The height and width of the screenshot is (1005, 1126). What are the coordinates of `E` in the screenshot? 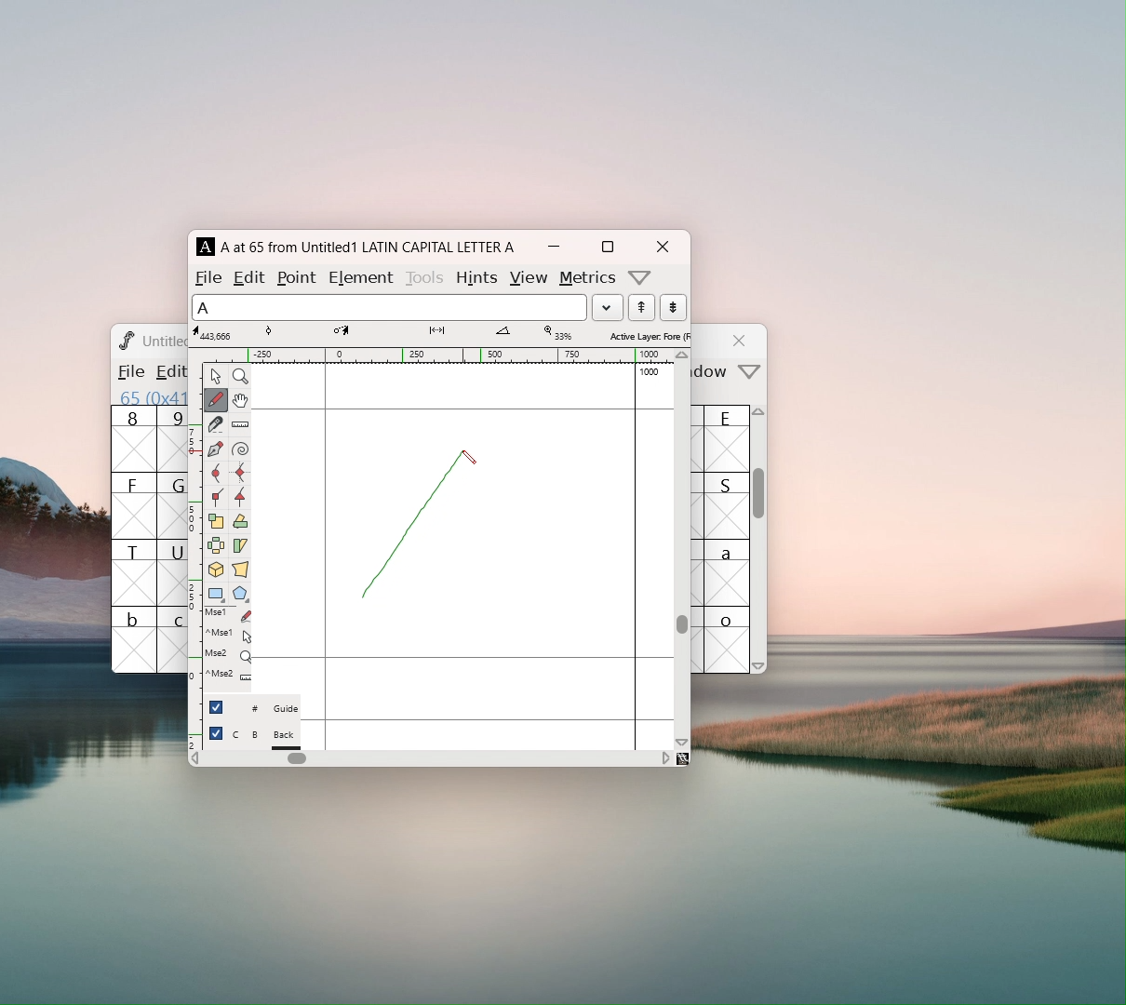 It's located at (728, 438).